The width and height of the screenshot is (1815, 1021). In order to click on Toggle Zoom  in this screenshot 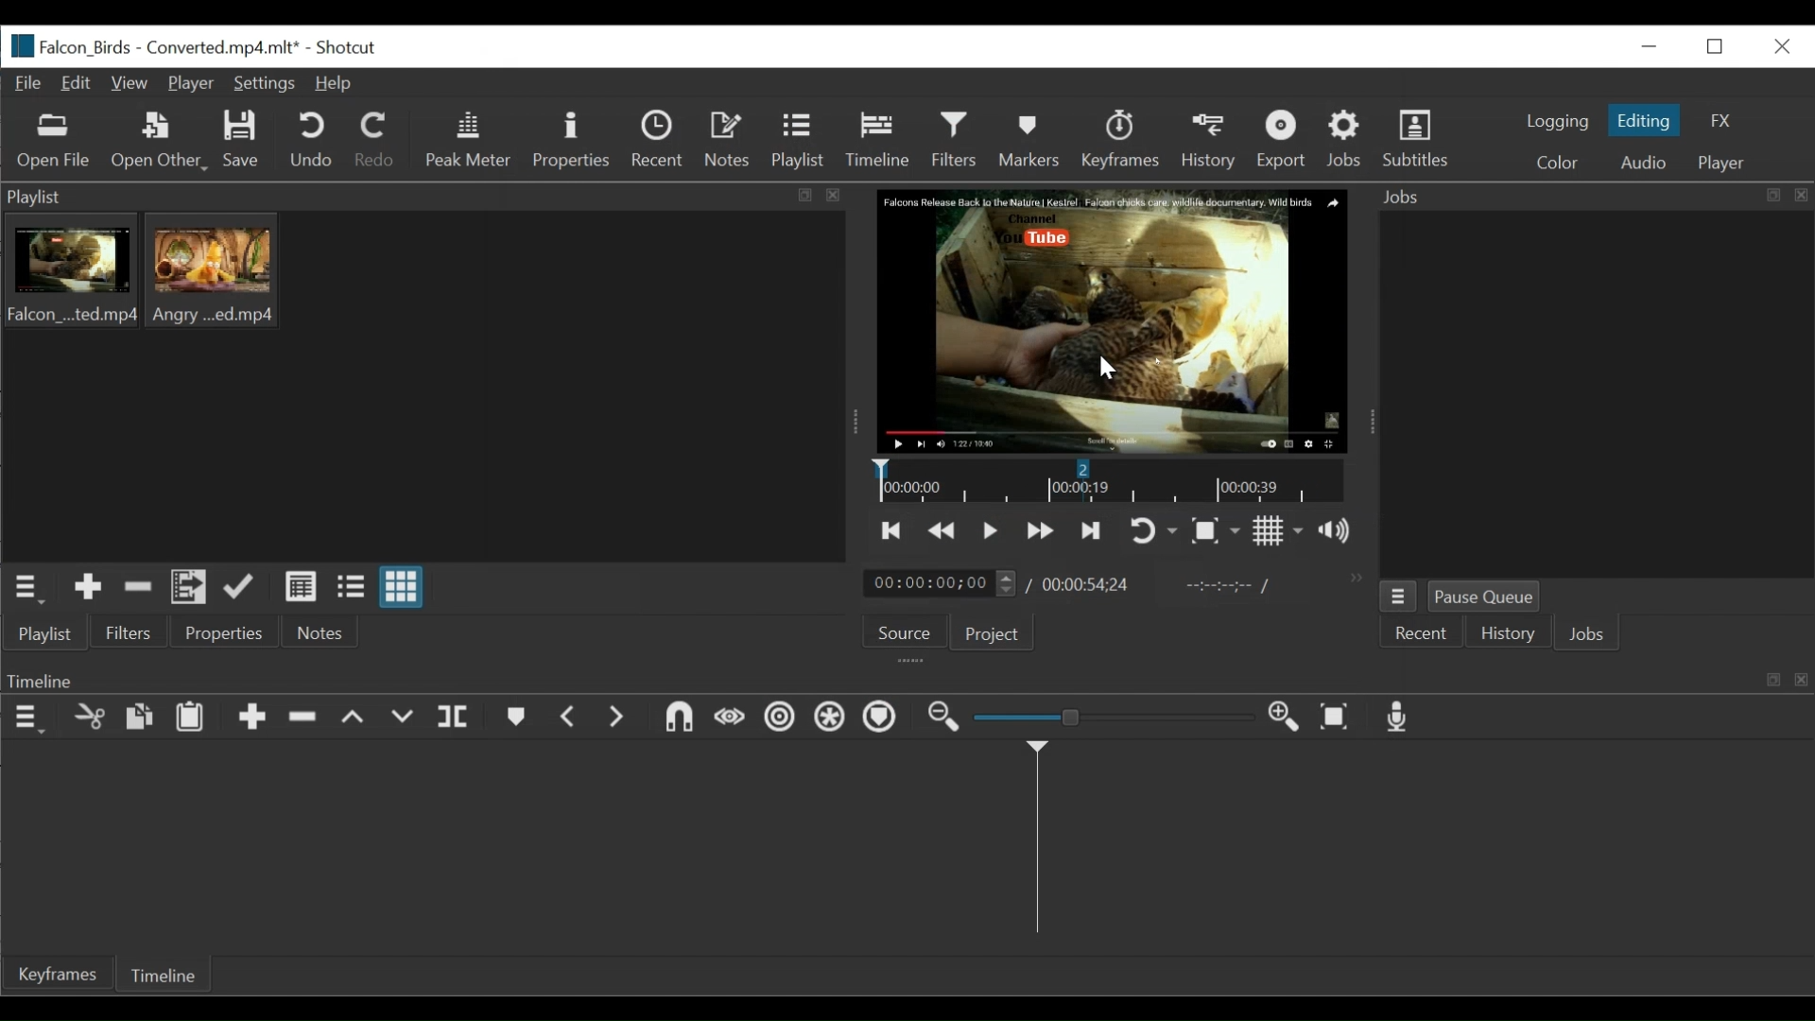, I will do `click(1217, 530)`.